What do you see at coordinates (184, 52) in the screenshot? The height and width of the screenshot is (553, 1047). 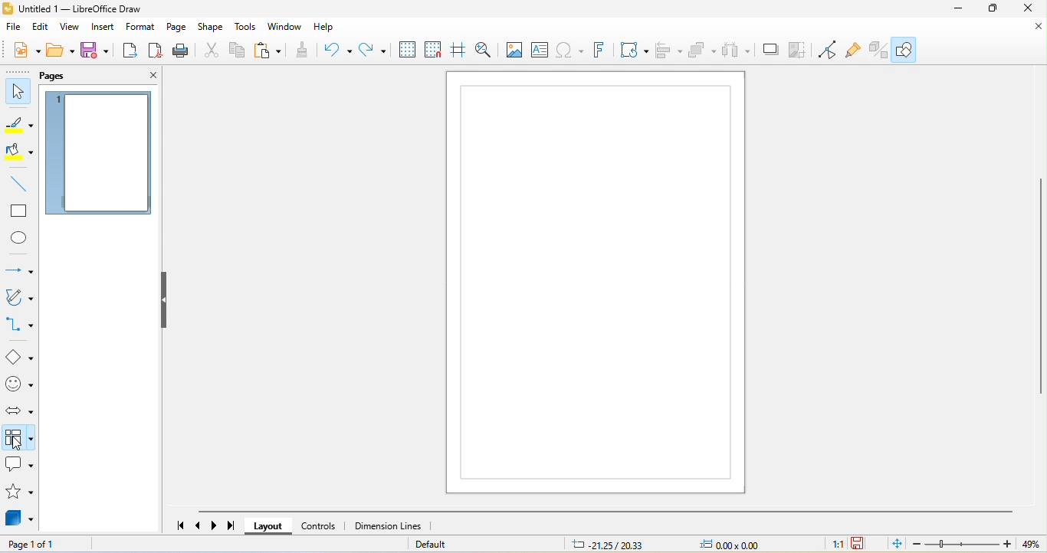 I see `print` at bounding box center [184, 52].